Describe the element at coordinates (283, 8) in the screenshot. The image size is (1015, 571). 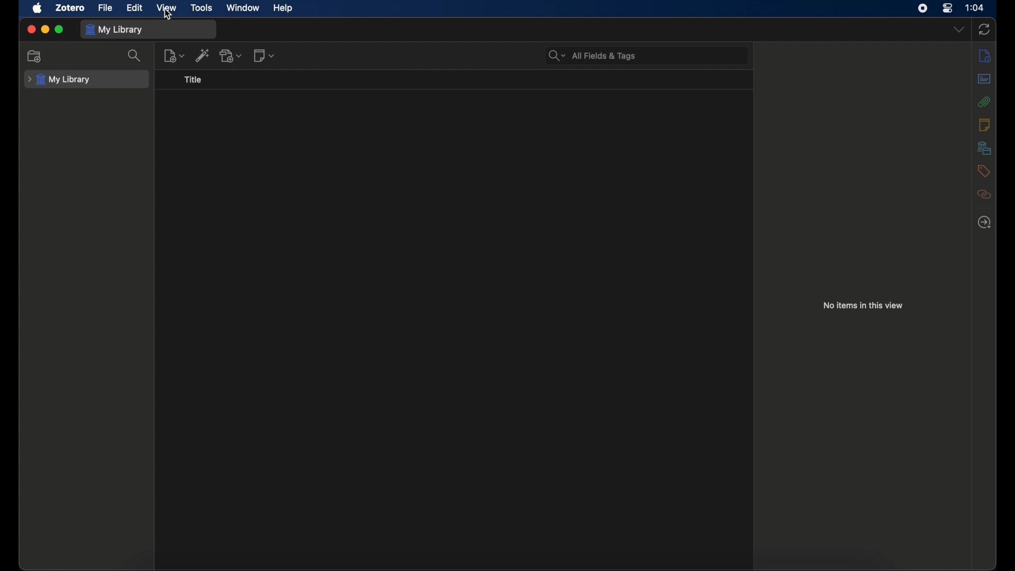
I see `help` at that location.